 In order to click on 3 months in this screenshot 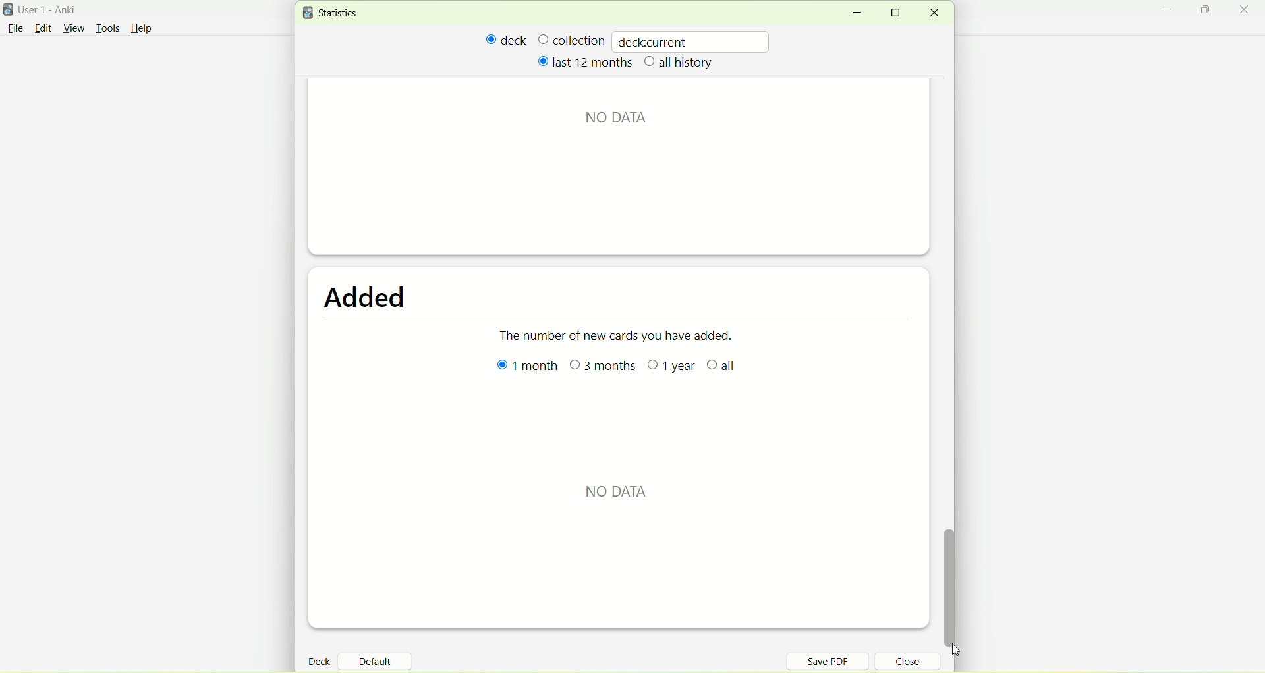, I will do `click(605, 367)`.